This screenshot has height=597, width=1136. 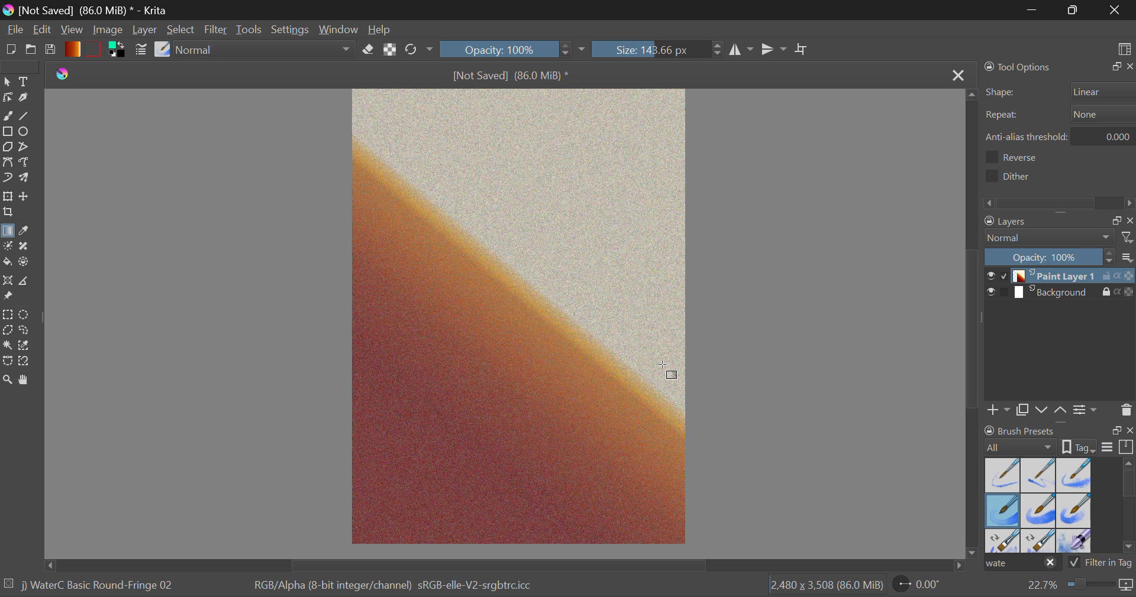 I want to click on shape:, so click(x=1002, y=93).